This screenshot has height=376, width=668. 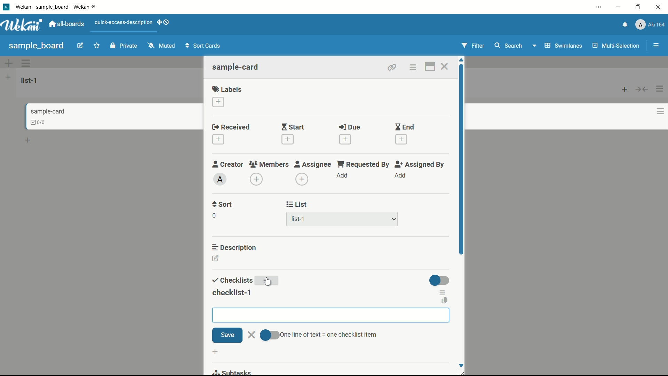 What do you see at coordinates (660, 7) in the screenshot?
I see `close app` at bounding box center [660, 7].